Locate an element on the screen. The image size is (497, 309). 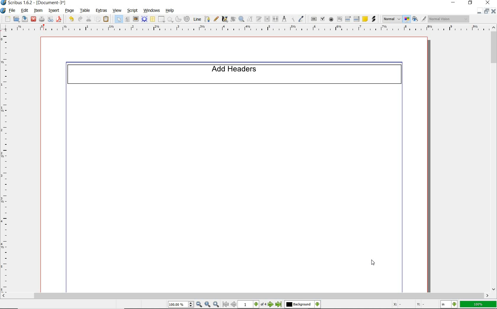
freehand line is located at coordinates (216, 19).